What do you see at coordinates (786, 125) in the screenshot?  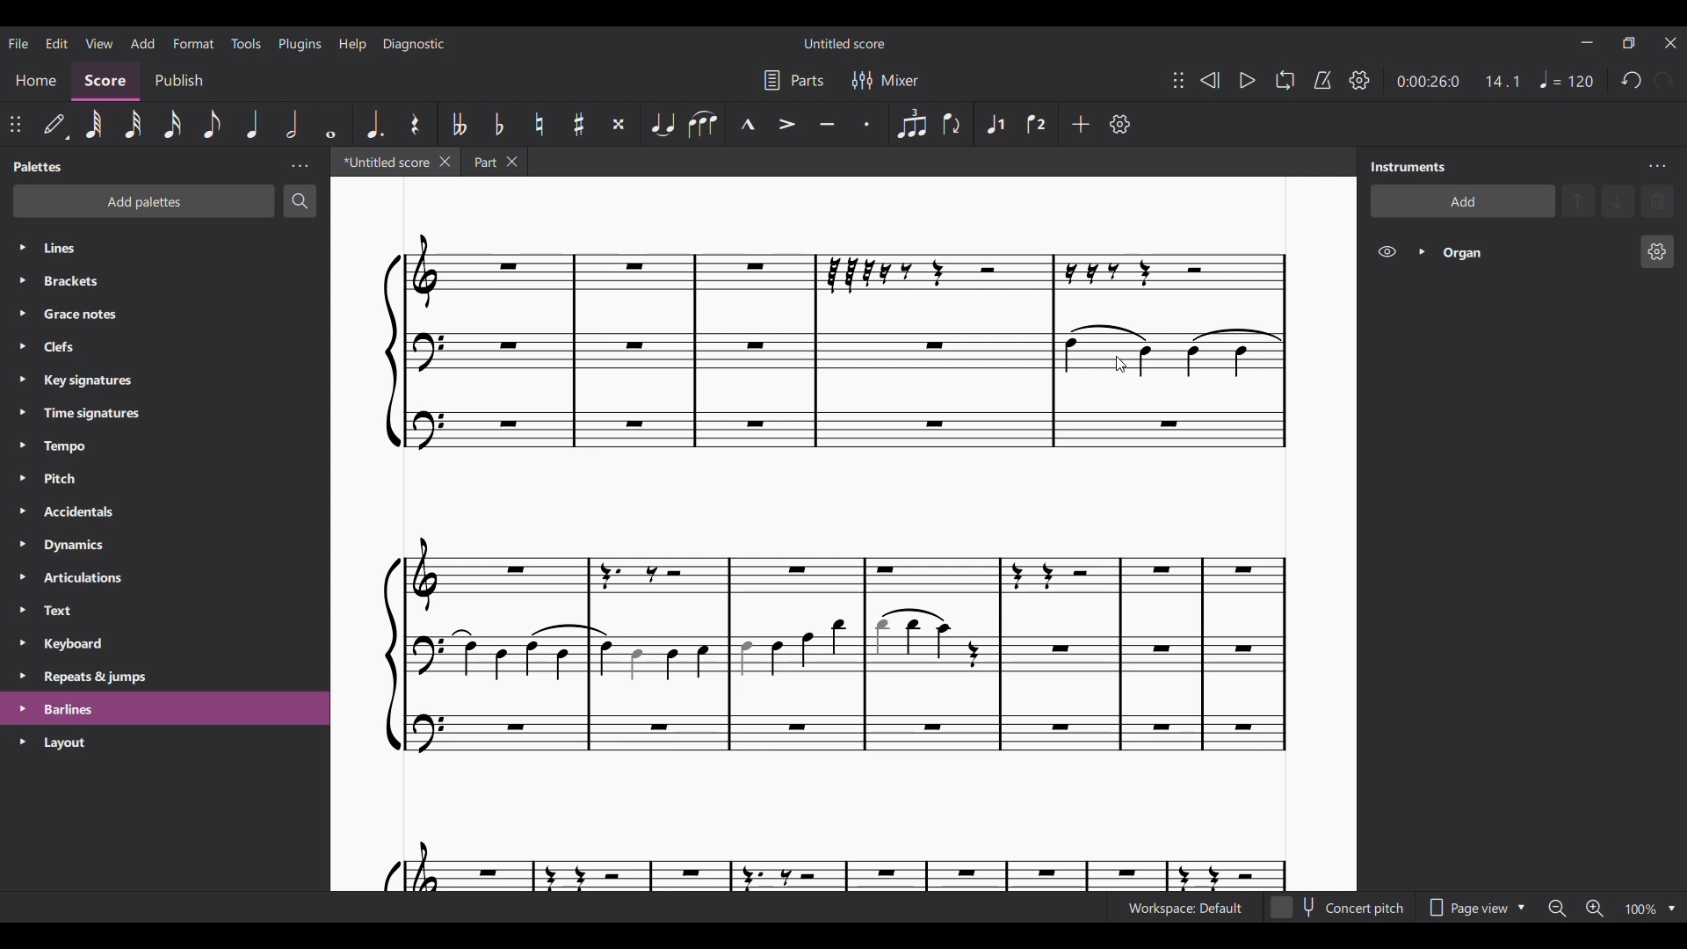 I see `Accent` at bounding box center [786, 125].